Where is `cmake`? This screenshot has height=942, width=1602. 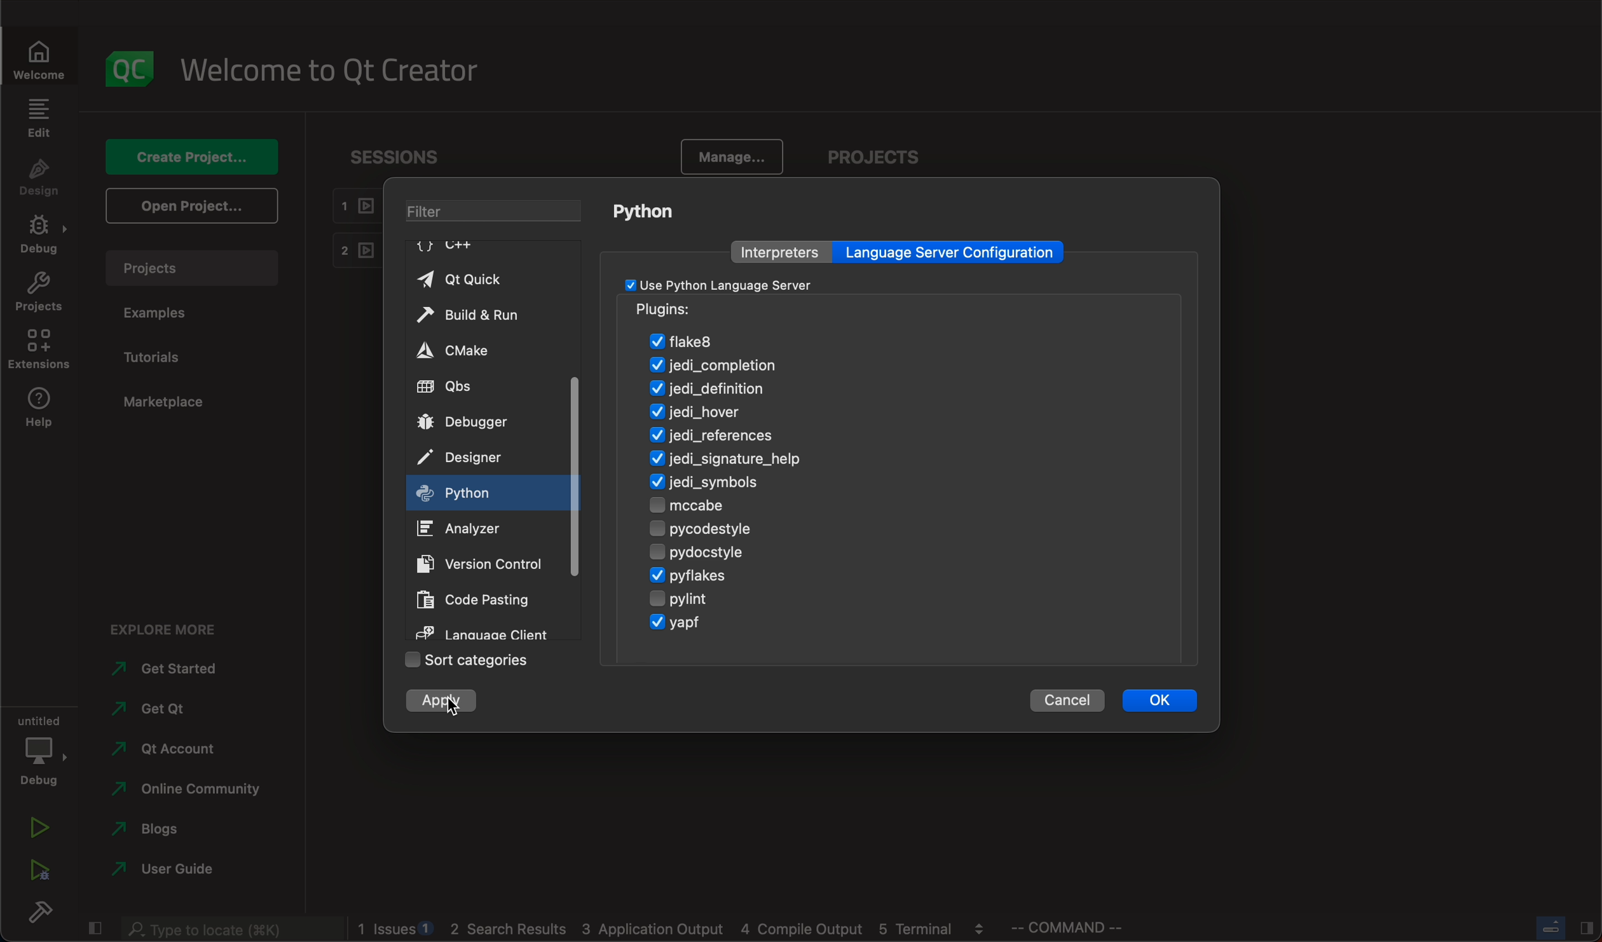
cmake is located at coordinates (458, 349).